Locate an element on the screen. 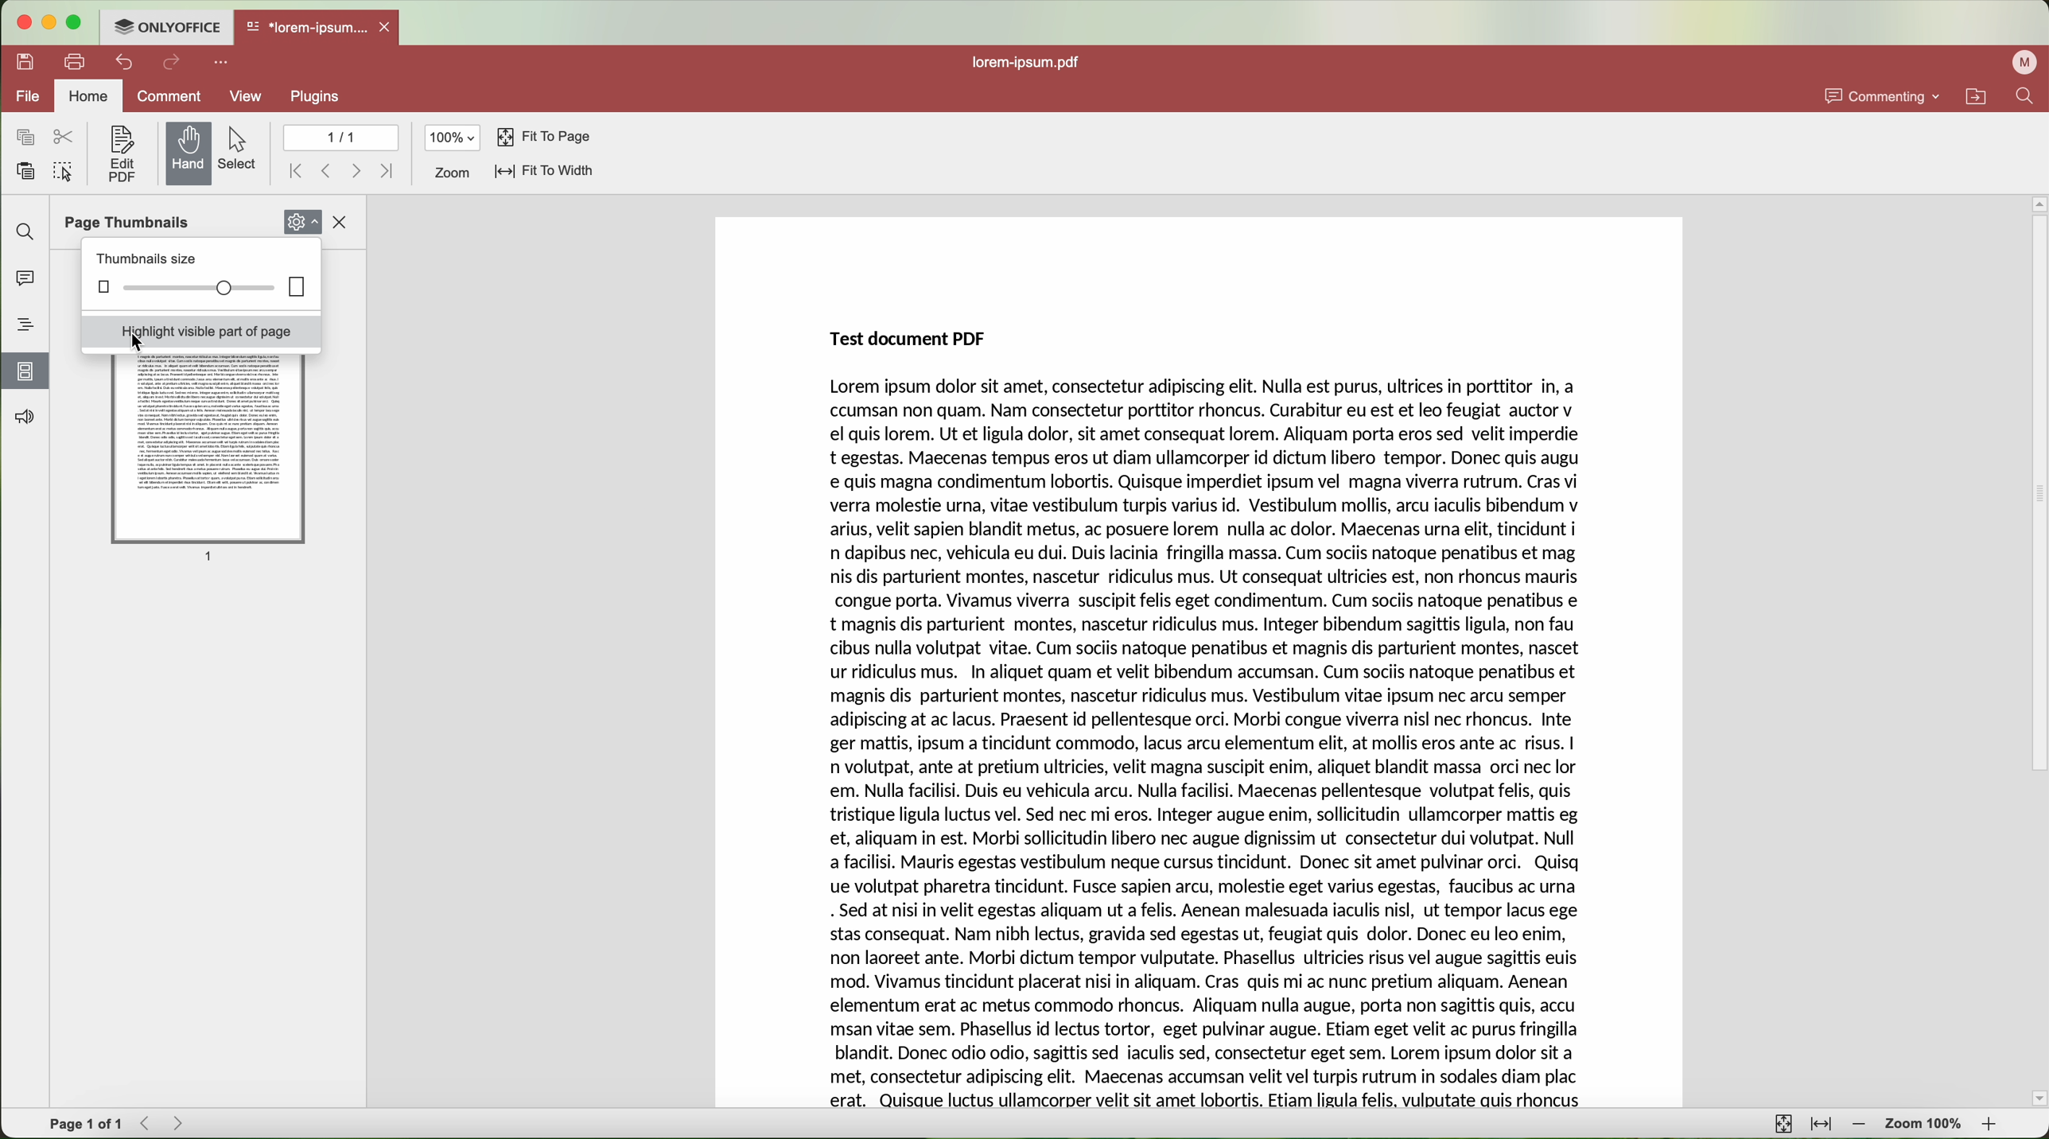 The height and width of the screenshot is (1139, 2049). 1/1 is located at coordinates (339, 137).